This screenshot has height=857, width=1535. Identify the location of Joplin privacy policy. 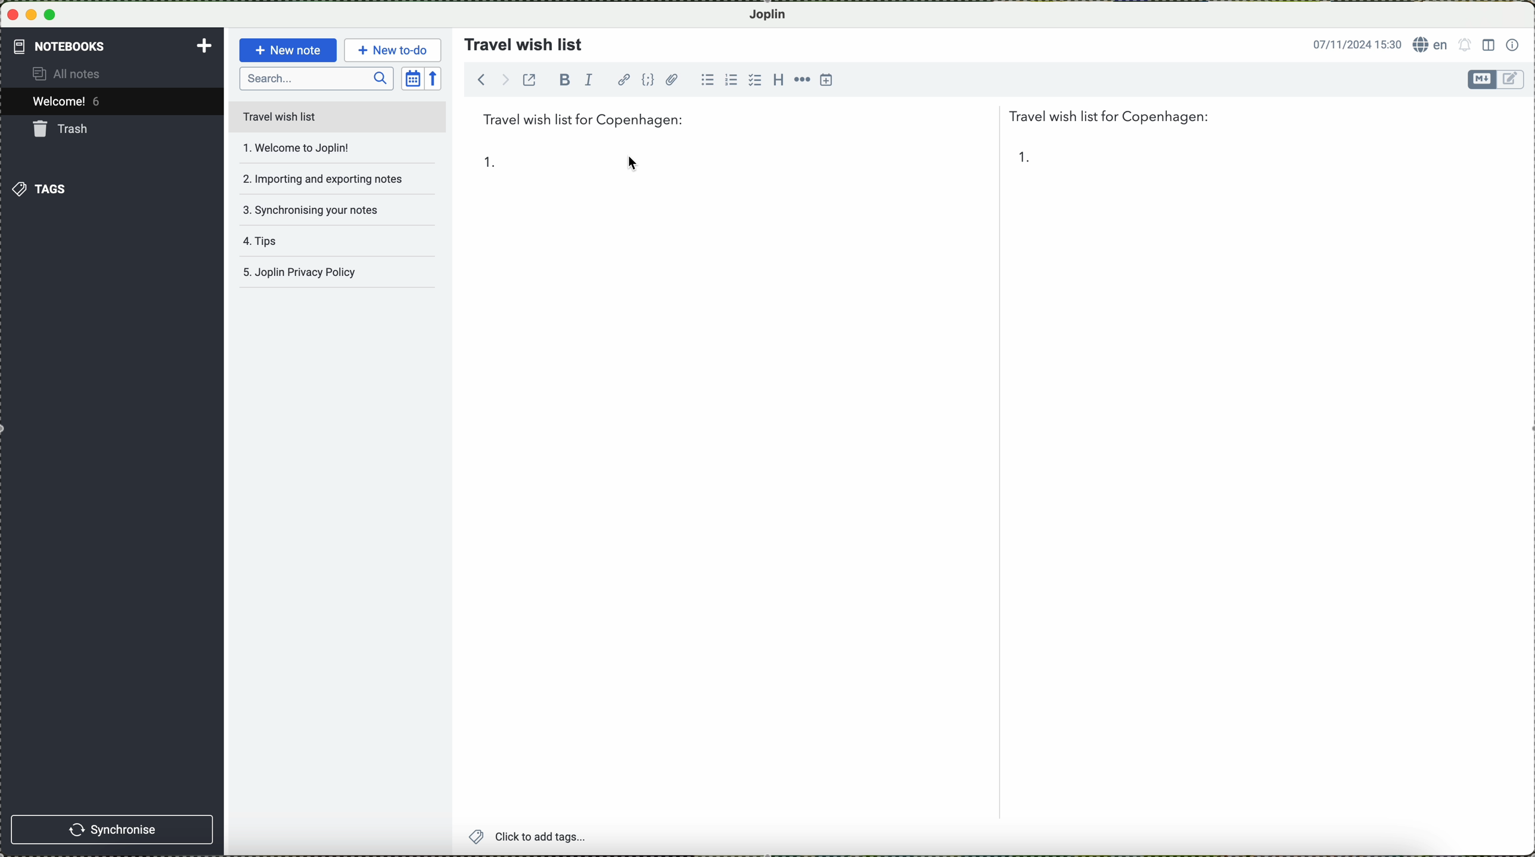
(334, 275).